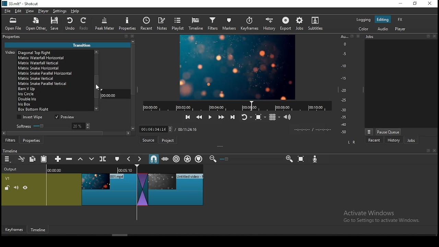  Describe the element at coordinates (429, 4) in the screenshot. I see `close window` at that location.